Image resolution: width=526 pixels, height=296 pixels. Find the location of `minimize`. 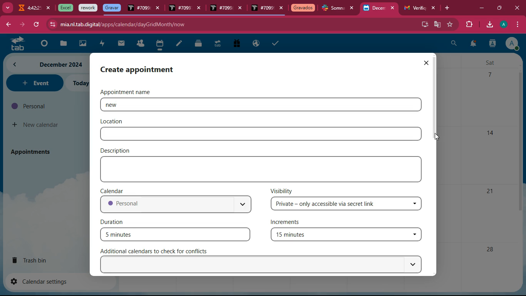

minimize is located at coordinates (481, 8).